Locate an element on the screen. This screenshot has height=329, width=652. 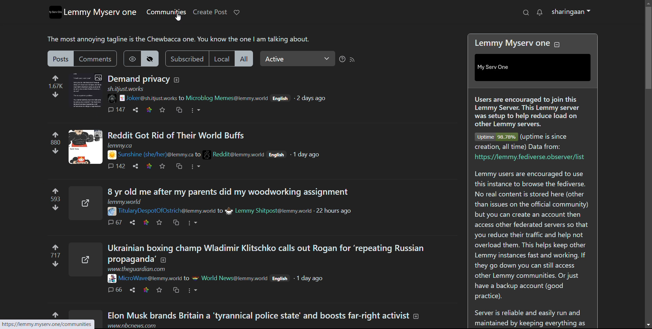
unread messages is located at coordinates (539, 13).